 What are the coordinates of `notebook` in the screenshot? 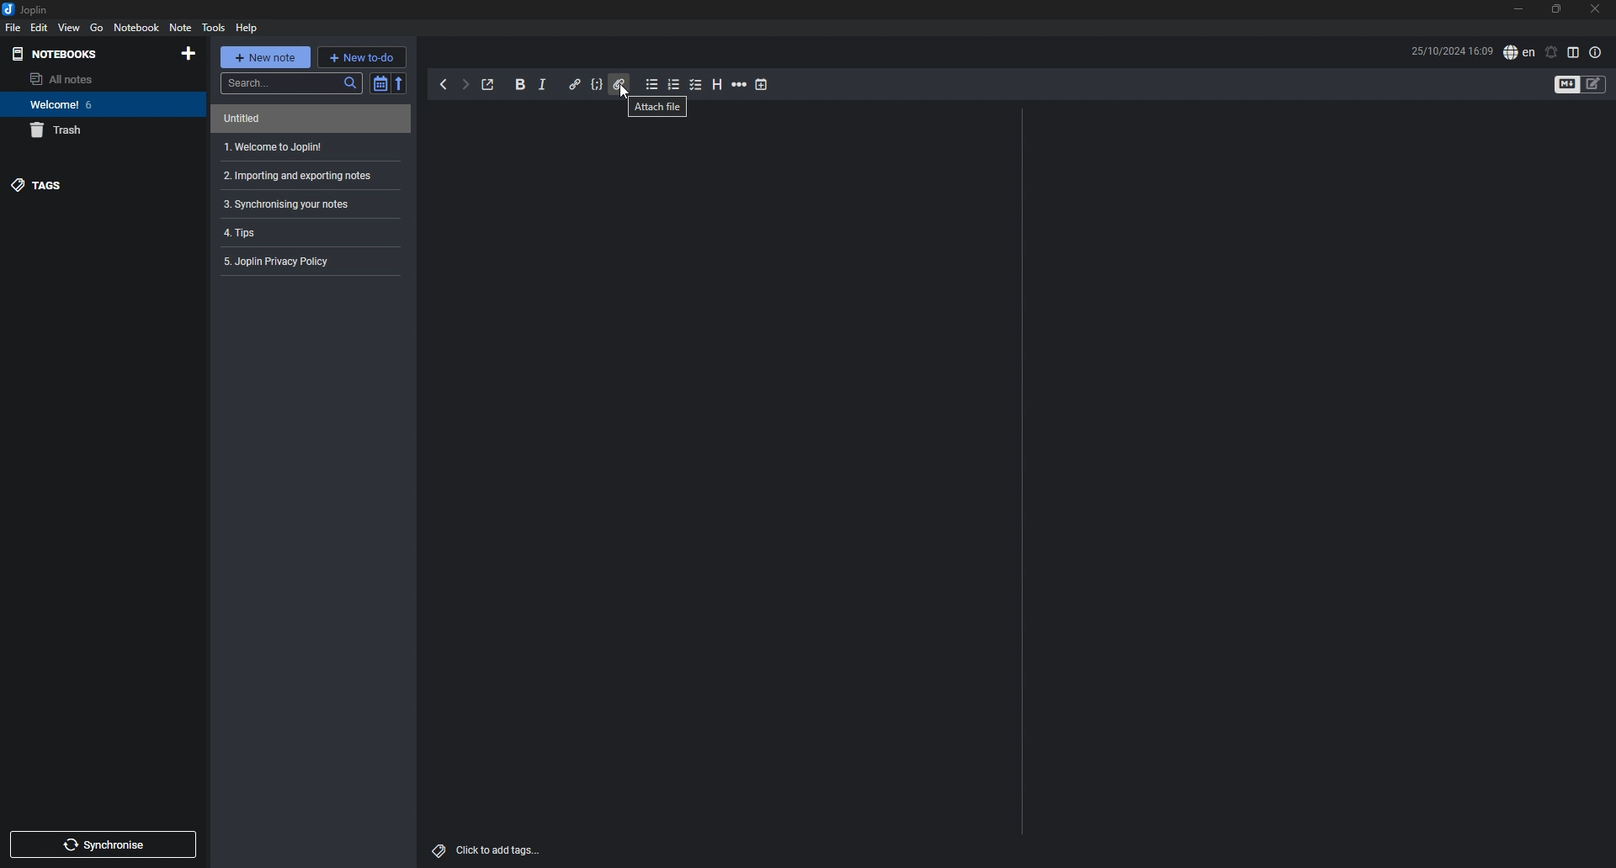 It's located at (138, 27).